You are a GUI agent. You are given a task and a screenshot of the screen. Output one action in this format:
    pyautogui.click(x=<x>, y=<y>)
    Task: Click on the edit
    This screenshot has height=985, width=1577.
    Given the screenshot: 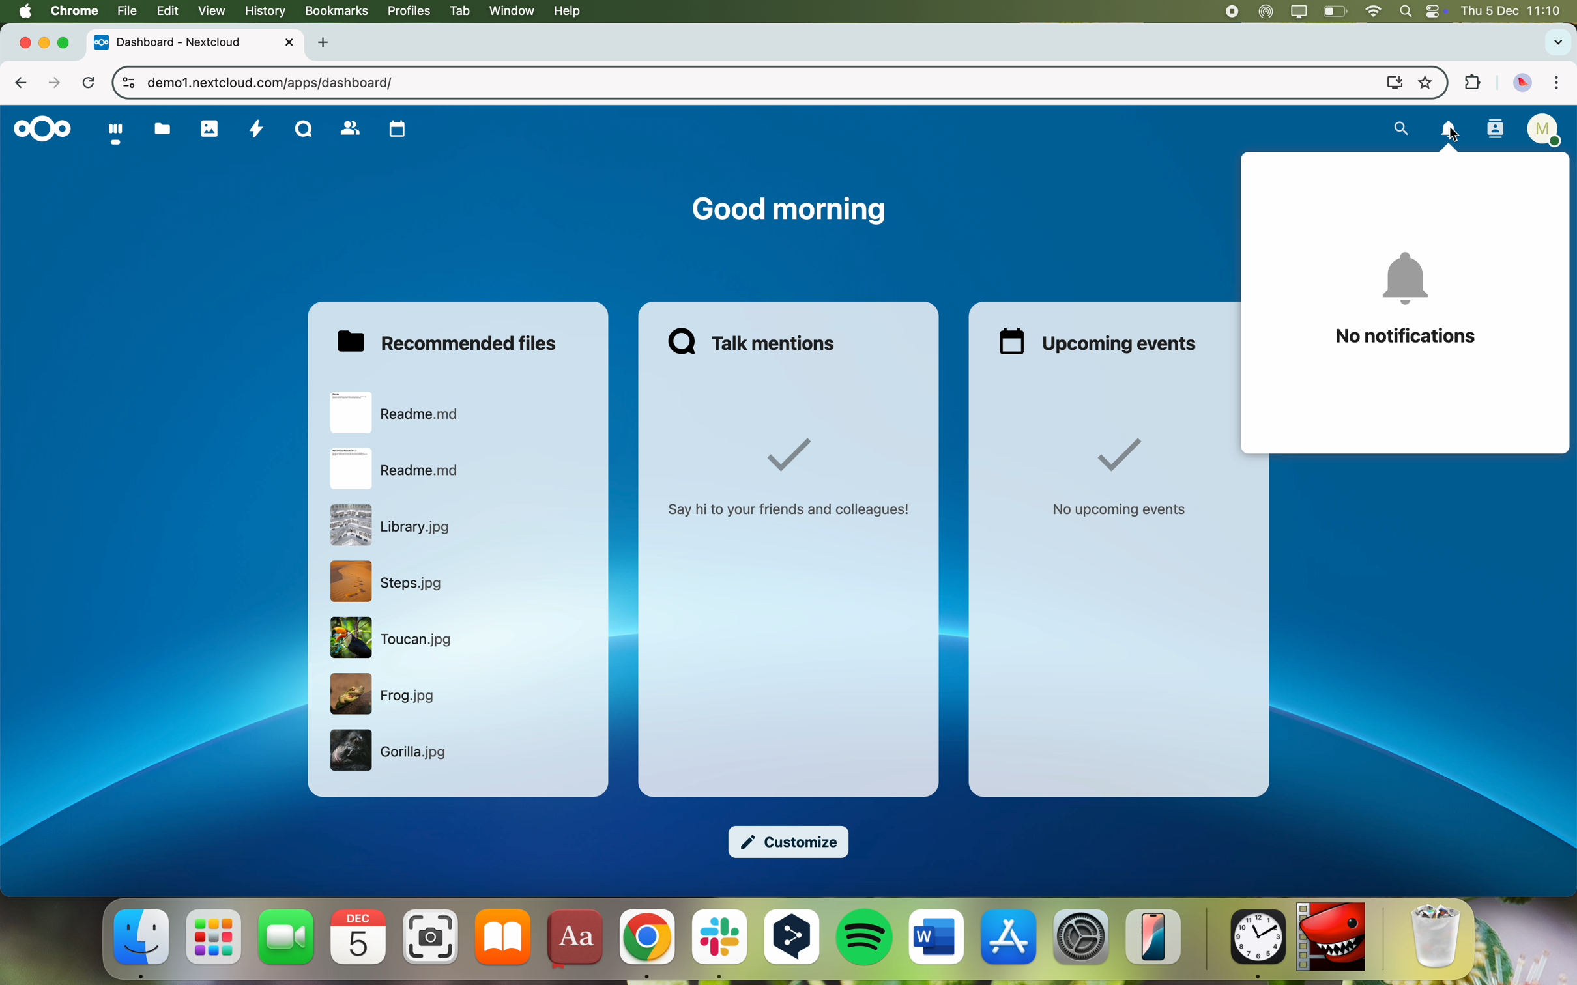 What is the action you would take?
    pyautogui.click(x=166, y=11)
    